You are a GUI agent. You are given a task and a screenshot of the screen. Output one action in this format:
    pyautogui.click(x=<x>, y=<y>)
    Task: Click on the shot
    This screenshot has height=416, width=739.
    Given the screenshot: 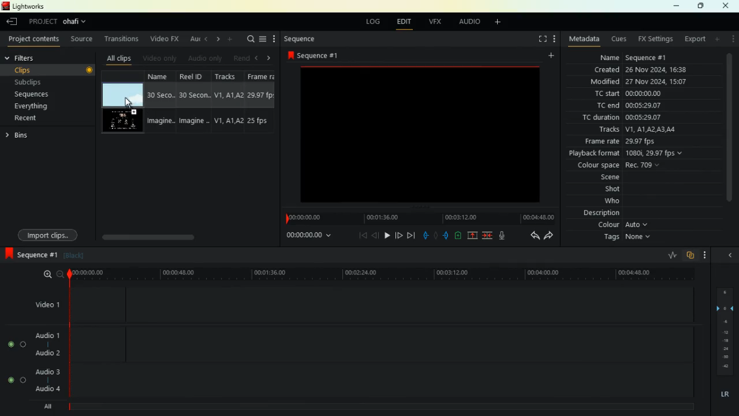 What is the action you would take?
    pyautogui.click(x=607, y=190)
    